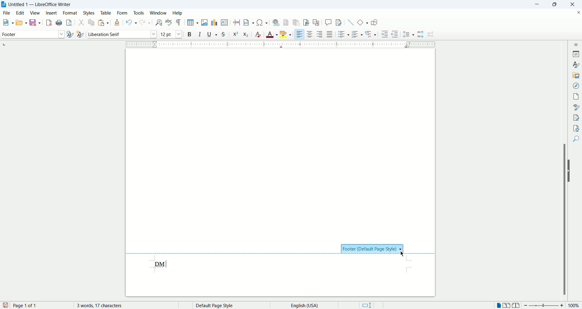 The image size is (582, 309). I want to click on close document, so click(577, 12).